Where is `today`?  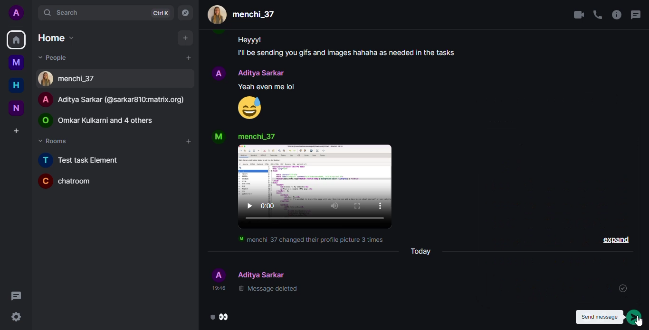 today is located at coordinates (421, 251).